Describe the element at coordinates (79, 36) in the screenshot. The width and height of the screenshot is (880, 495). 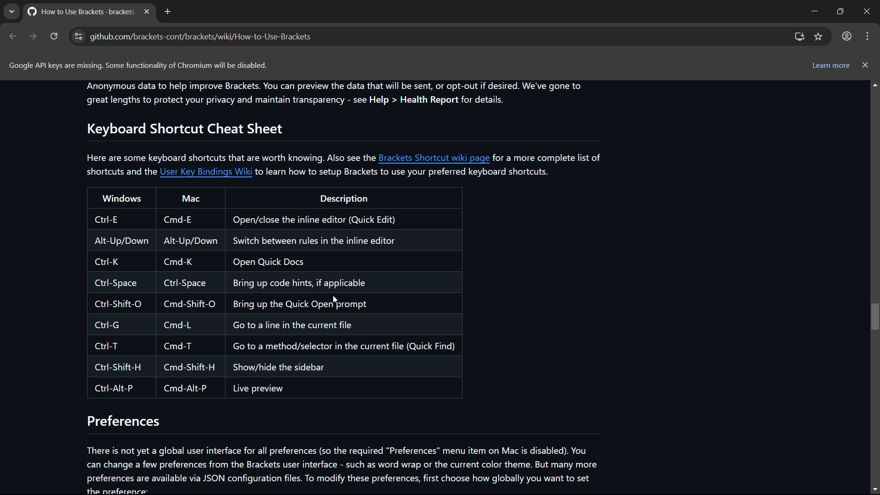
I see `site information` at that location.